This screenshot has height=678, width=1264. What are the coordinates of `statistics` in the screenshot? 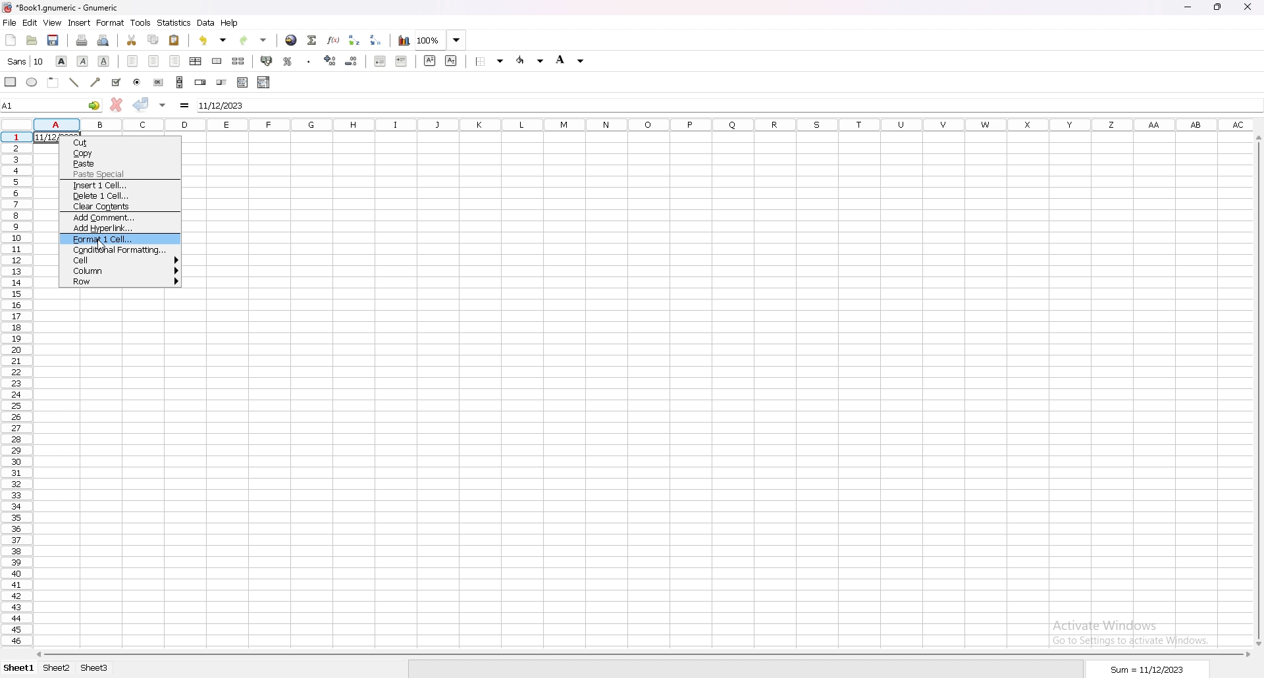 It's located at (175, 22).